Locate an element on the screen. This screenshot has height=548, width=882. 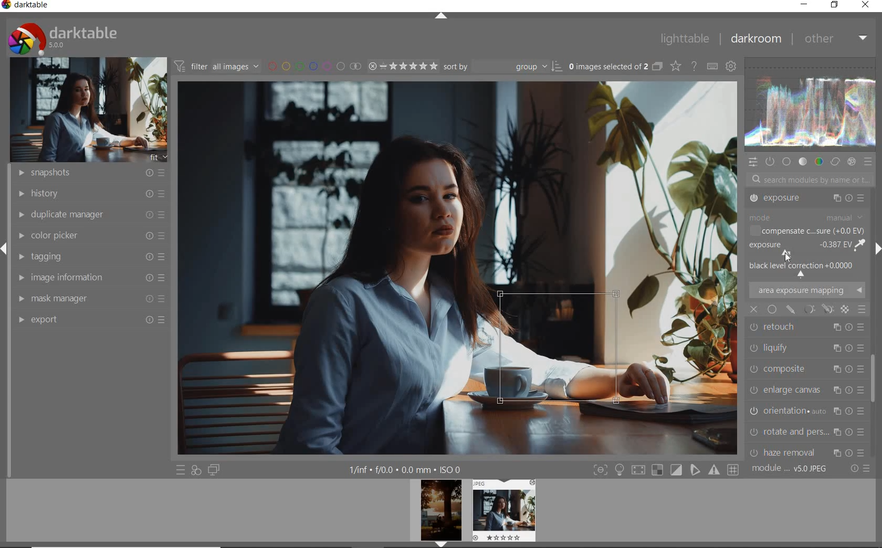
CHROMATIC ABER is located at coordinates (805, 410).